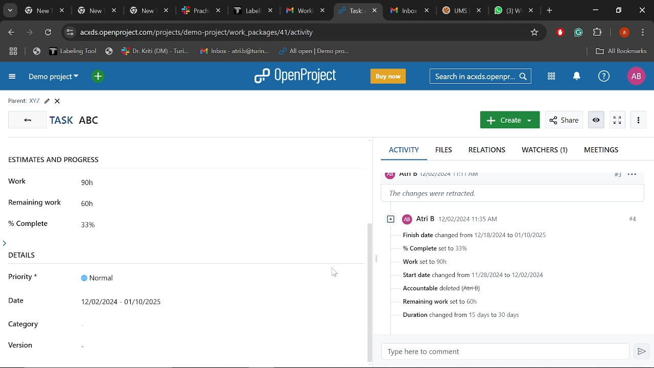 The height and width of the screenshot is (368, 654). Describe the element at coordinates (546, 150) in the screenshot. I see `Watchers` at that location.